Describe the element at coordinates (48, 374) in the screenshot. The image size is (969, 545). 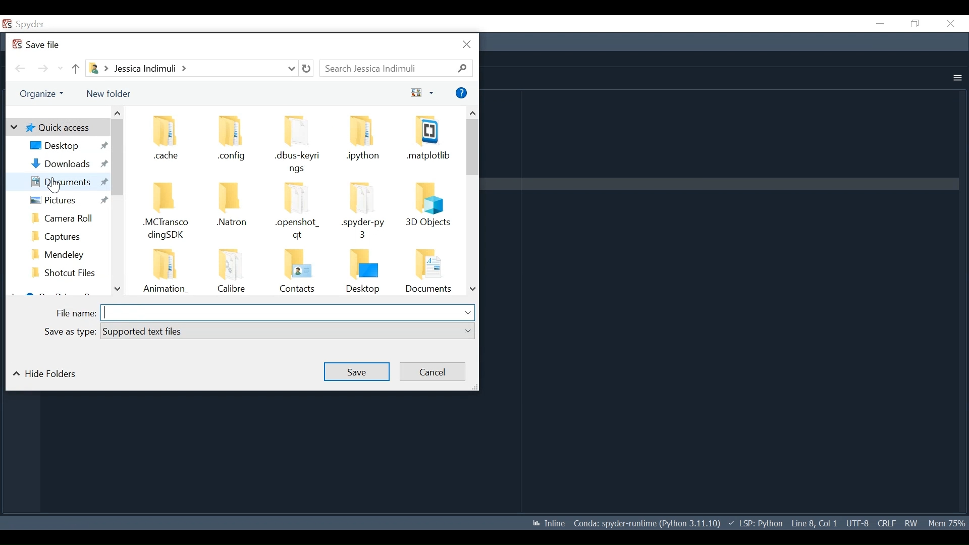
I see `Hide folders` at that location.